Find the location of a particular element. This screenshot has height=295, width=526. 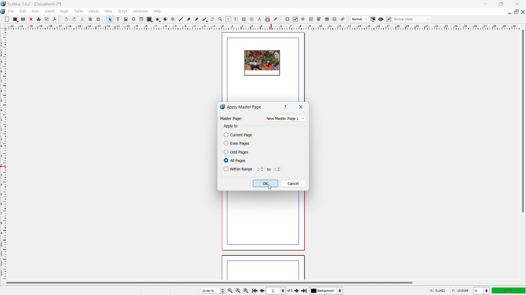

script is located at coordinates (123, 11).